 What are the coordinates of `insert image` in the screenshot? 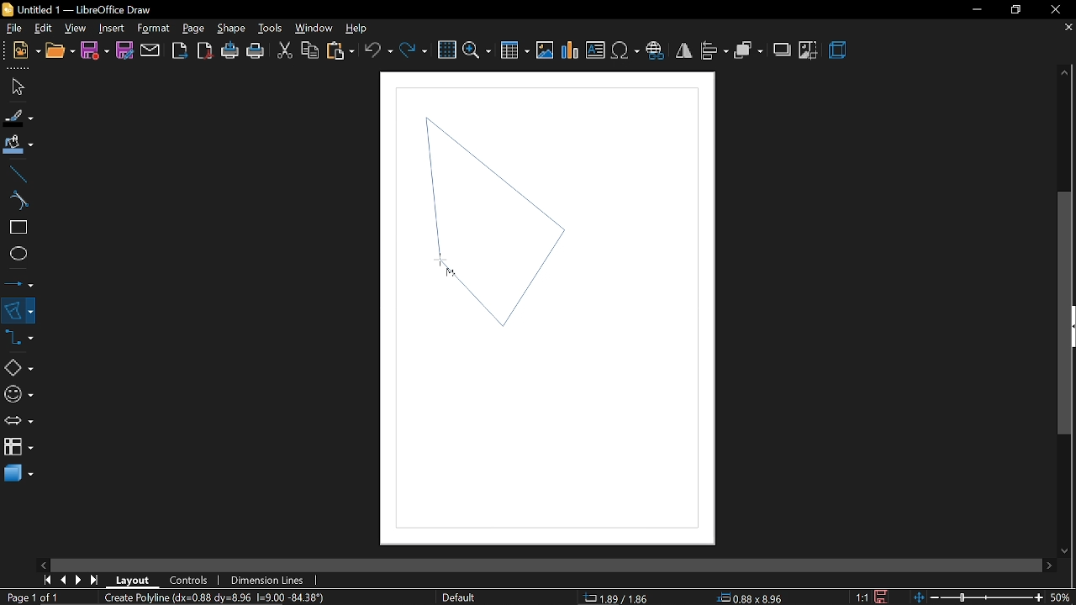 It's located at (546, 50).